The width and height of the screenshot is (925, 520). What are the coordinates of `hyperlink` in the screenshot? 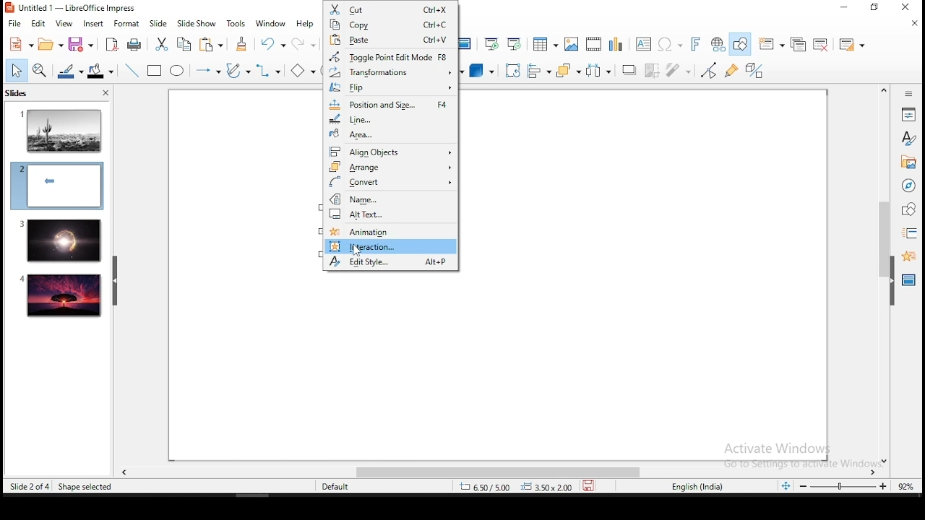 It's located at (718, 45).